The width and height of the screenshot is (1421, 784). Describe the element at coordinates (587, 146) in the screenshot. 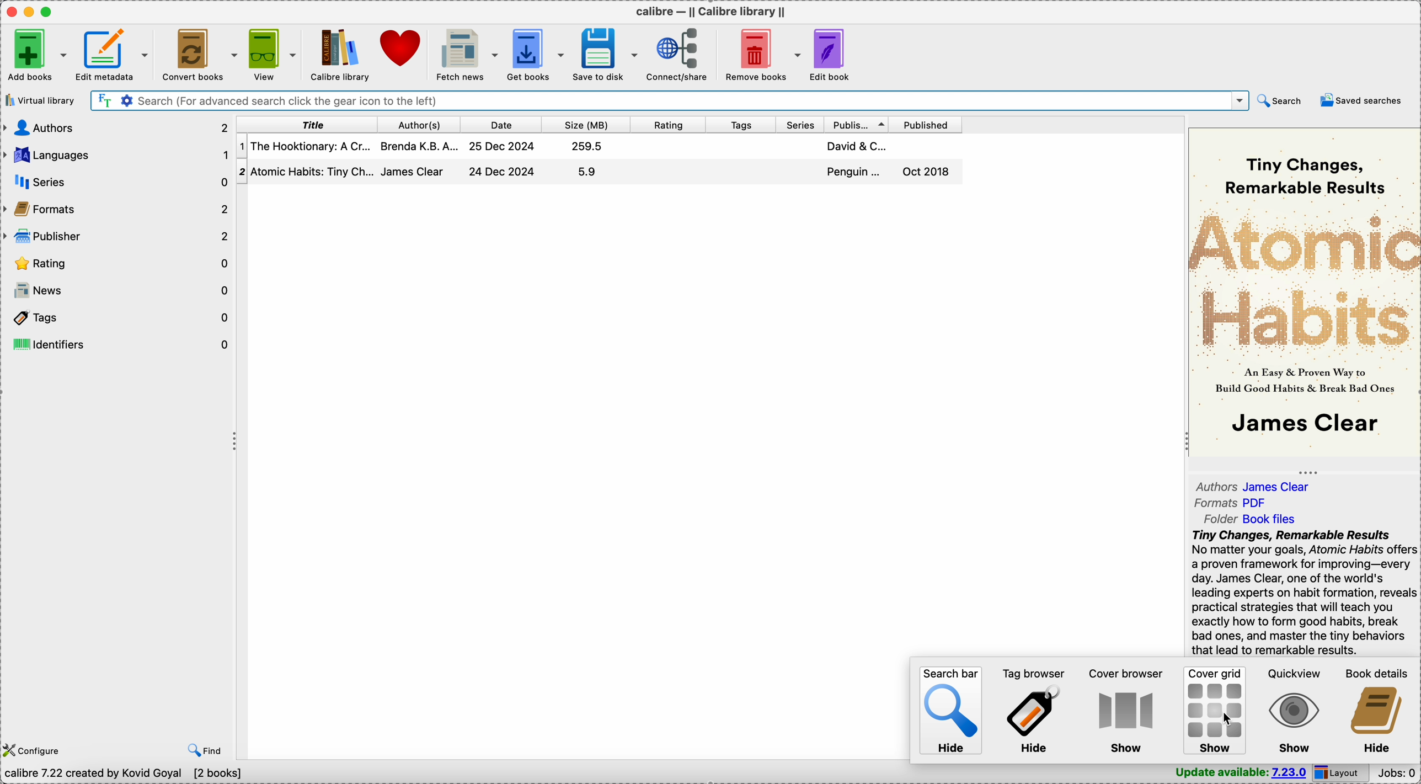

I see `259.5` at that location.